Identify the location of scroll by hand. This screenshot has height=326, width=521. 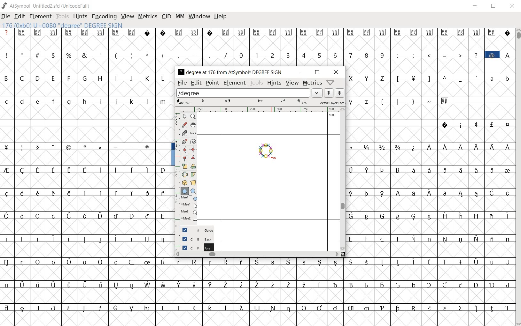
(193, 126).